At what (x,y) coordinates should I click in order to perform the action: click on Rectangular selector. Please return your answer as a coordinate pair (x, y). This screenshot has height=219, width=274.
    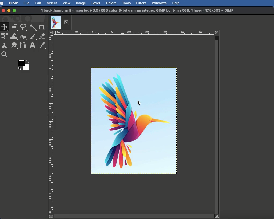
    Looking at the image, I should click on (14, 27).